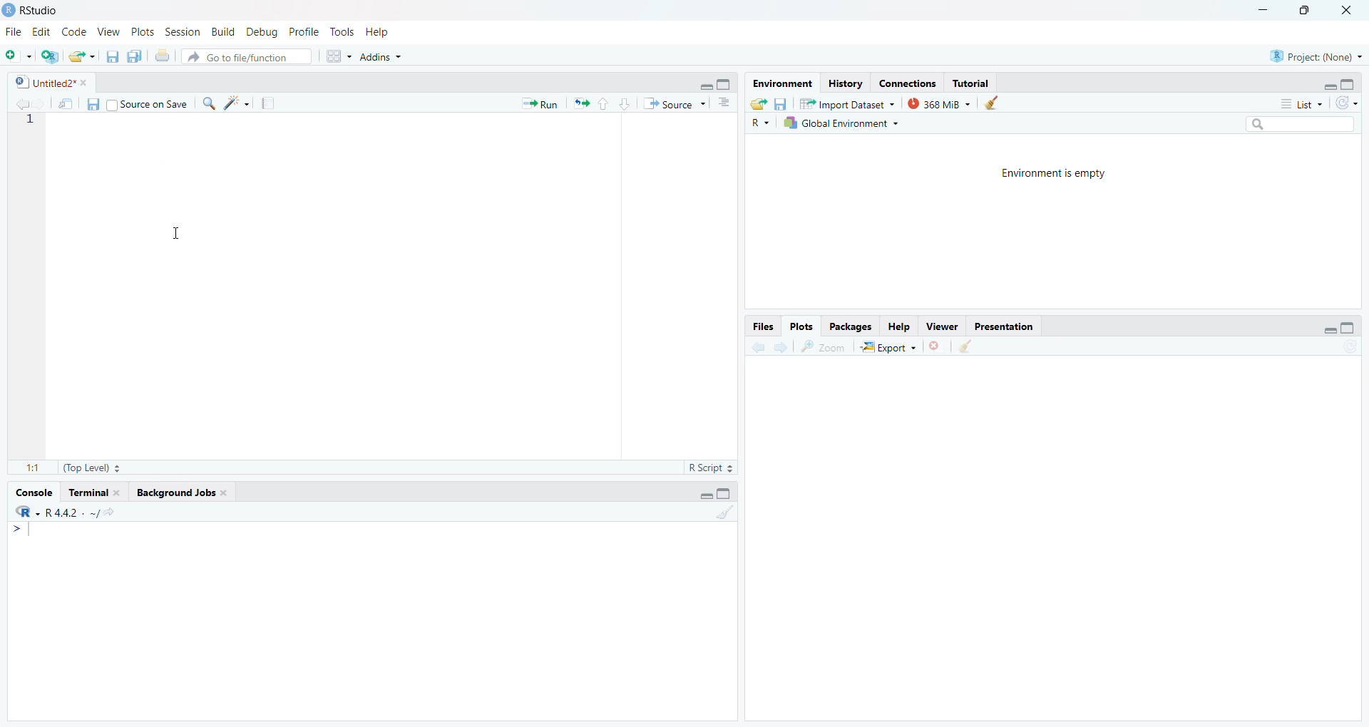  Describe the element at coordinates (48, 80) in the screenshot. I see `| Untitled2* *` at that location.